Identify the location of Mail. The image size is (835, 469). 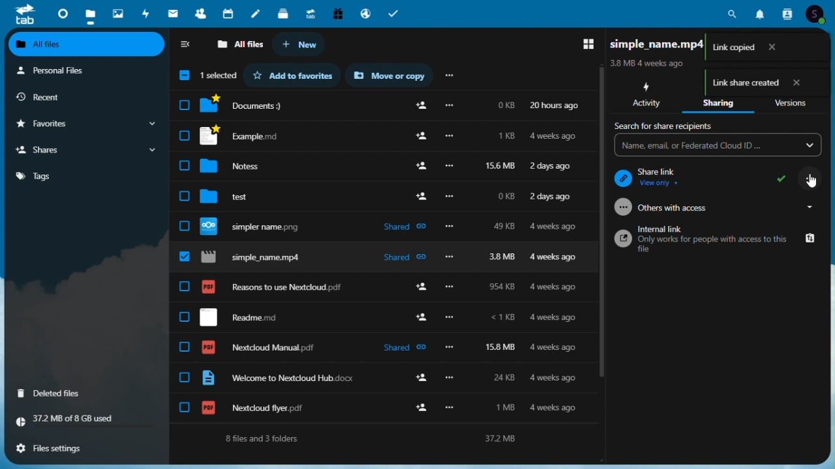
(174, 13).